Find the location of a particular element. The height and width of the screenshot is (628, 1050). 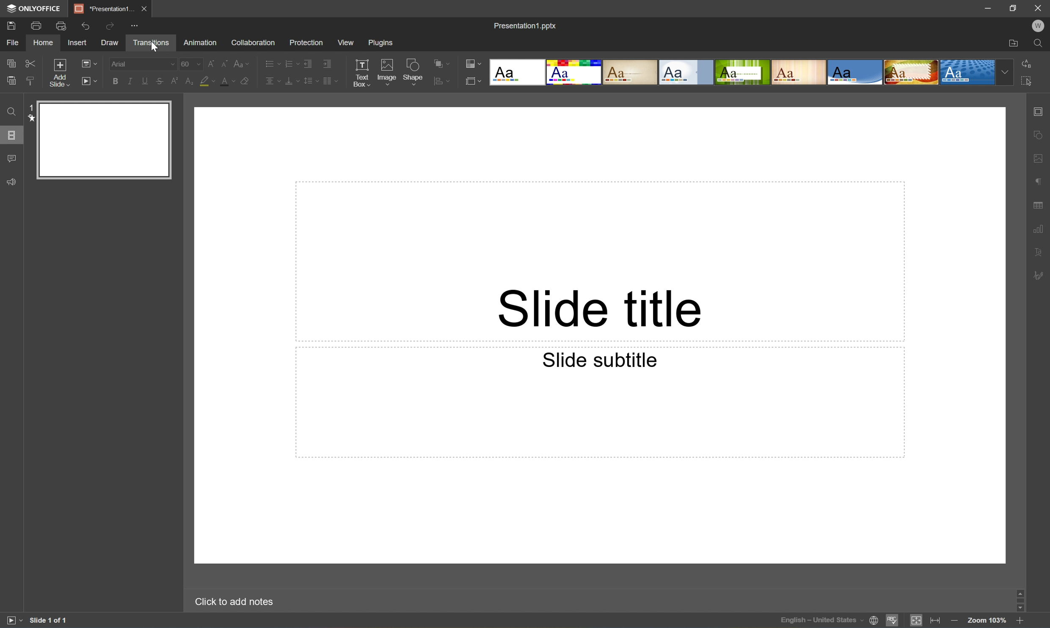

Font color is located at coordinates (226, 82).